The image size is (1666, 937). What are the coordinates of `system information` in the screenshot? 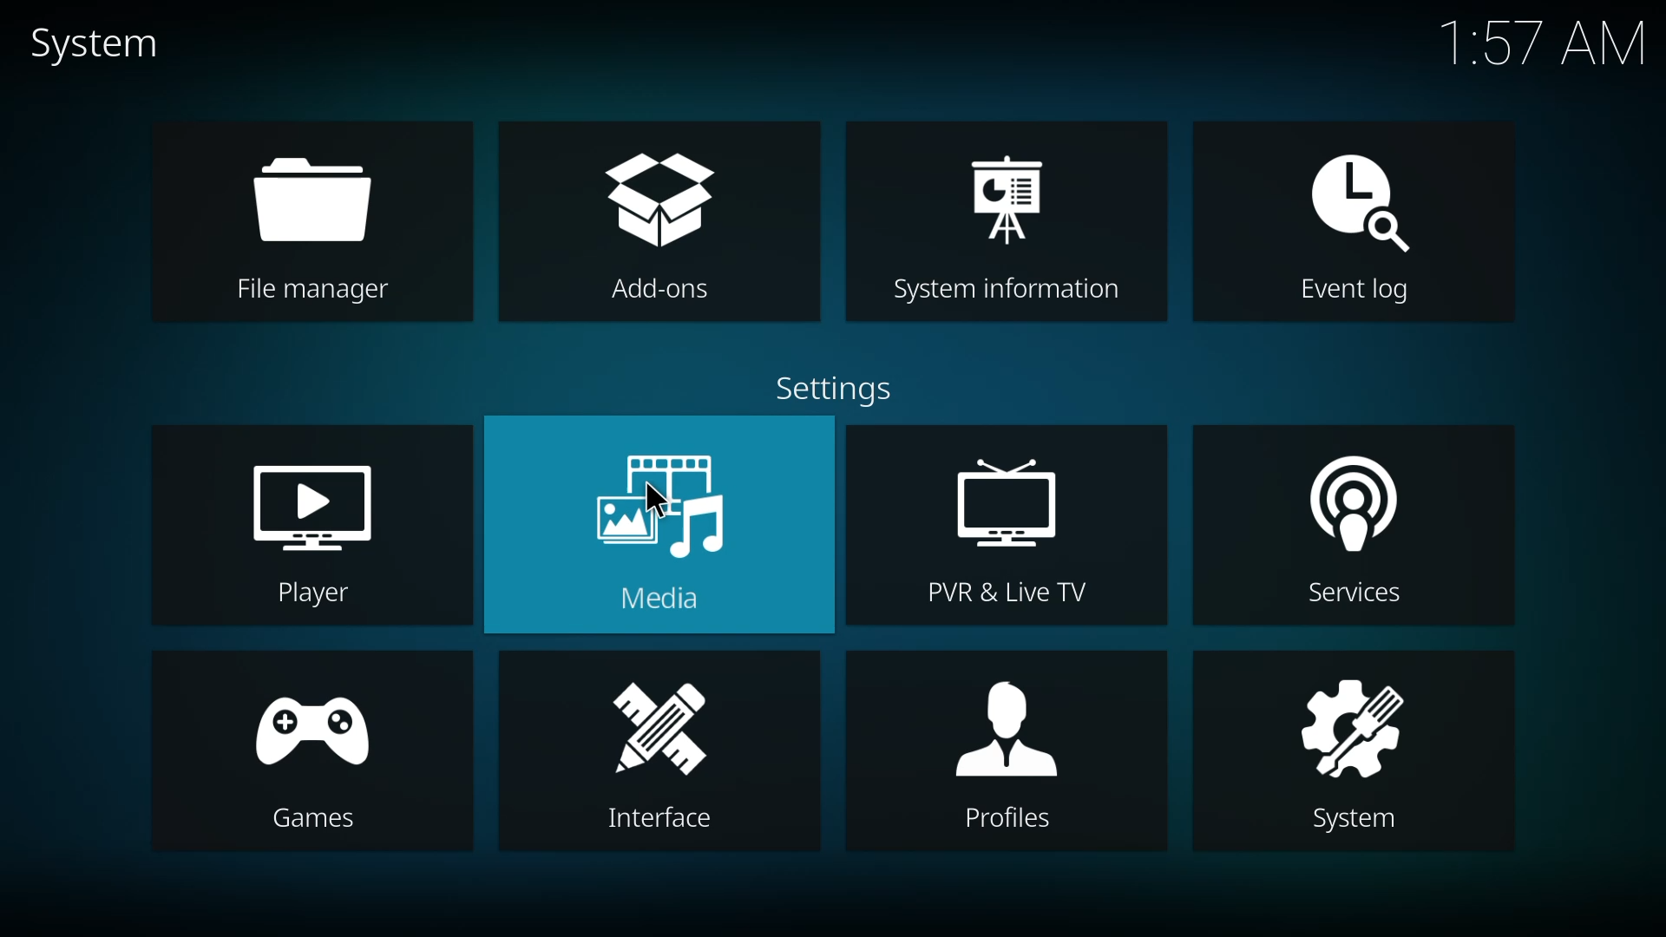 It's located at (1007, 224).